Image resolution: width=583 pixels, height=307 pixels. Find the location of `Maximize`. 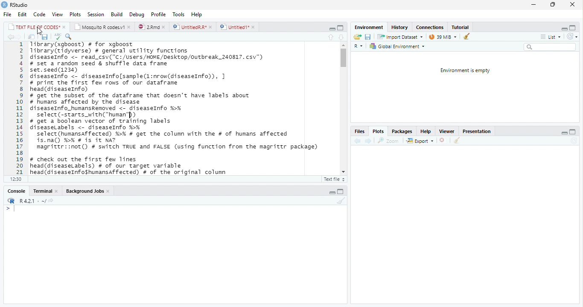

Maximize is located at coordinates (340, 27).